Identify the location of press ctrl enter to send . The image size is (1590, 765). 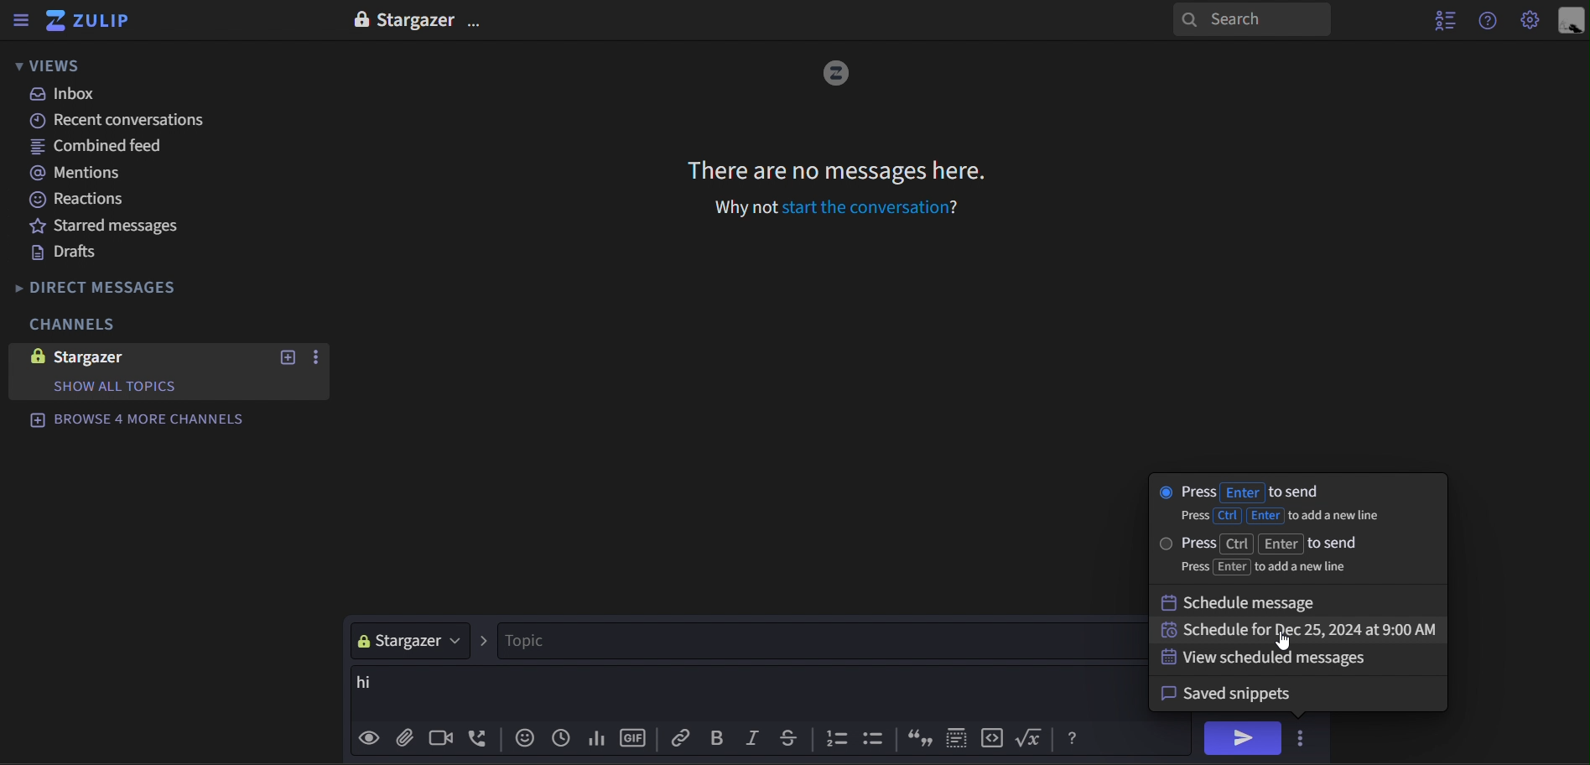
(1301, 542).